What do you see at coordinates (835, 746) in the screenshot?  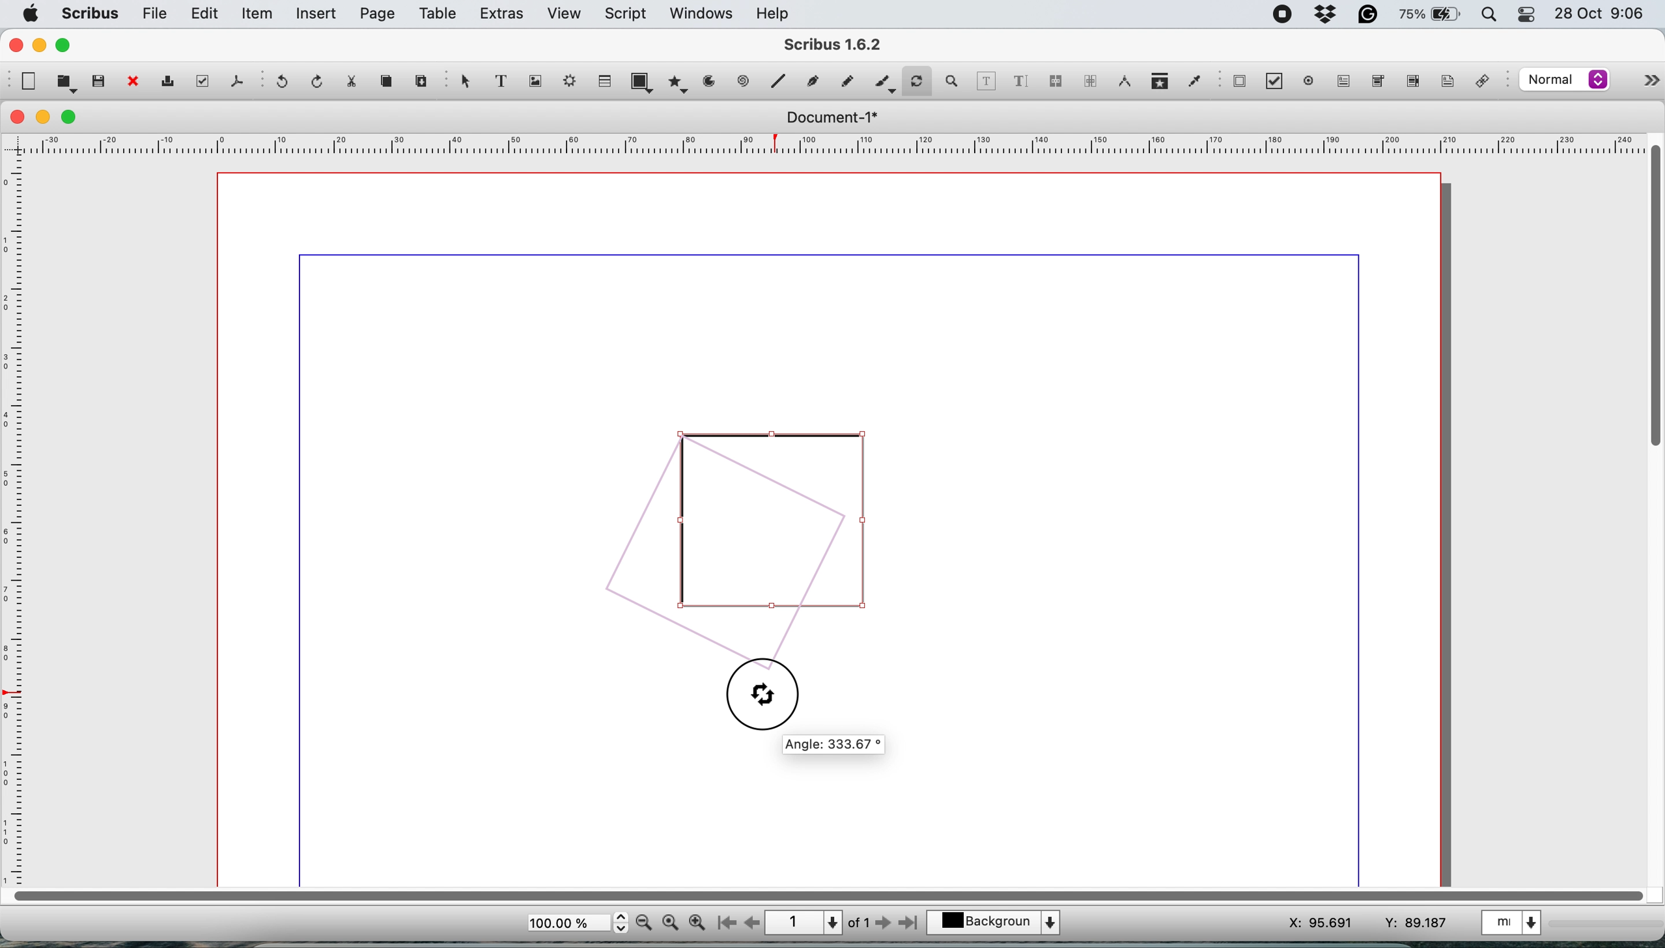 I see `Angle: 333.67 °` at bounding box center [835, 746].